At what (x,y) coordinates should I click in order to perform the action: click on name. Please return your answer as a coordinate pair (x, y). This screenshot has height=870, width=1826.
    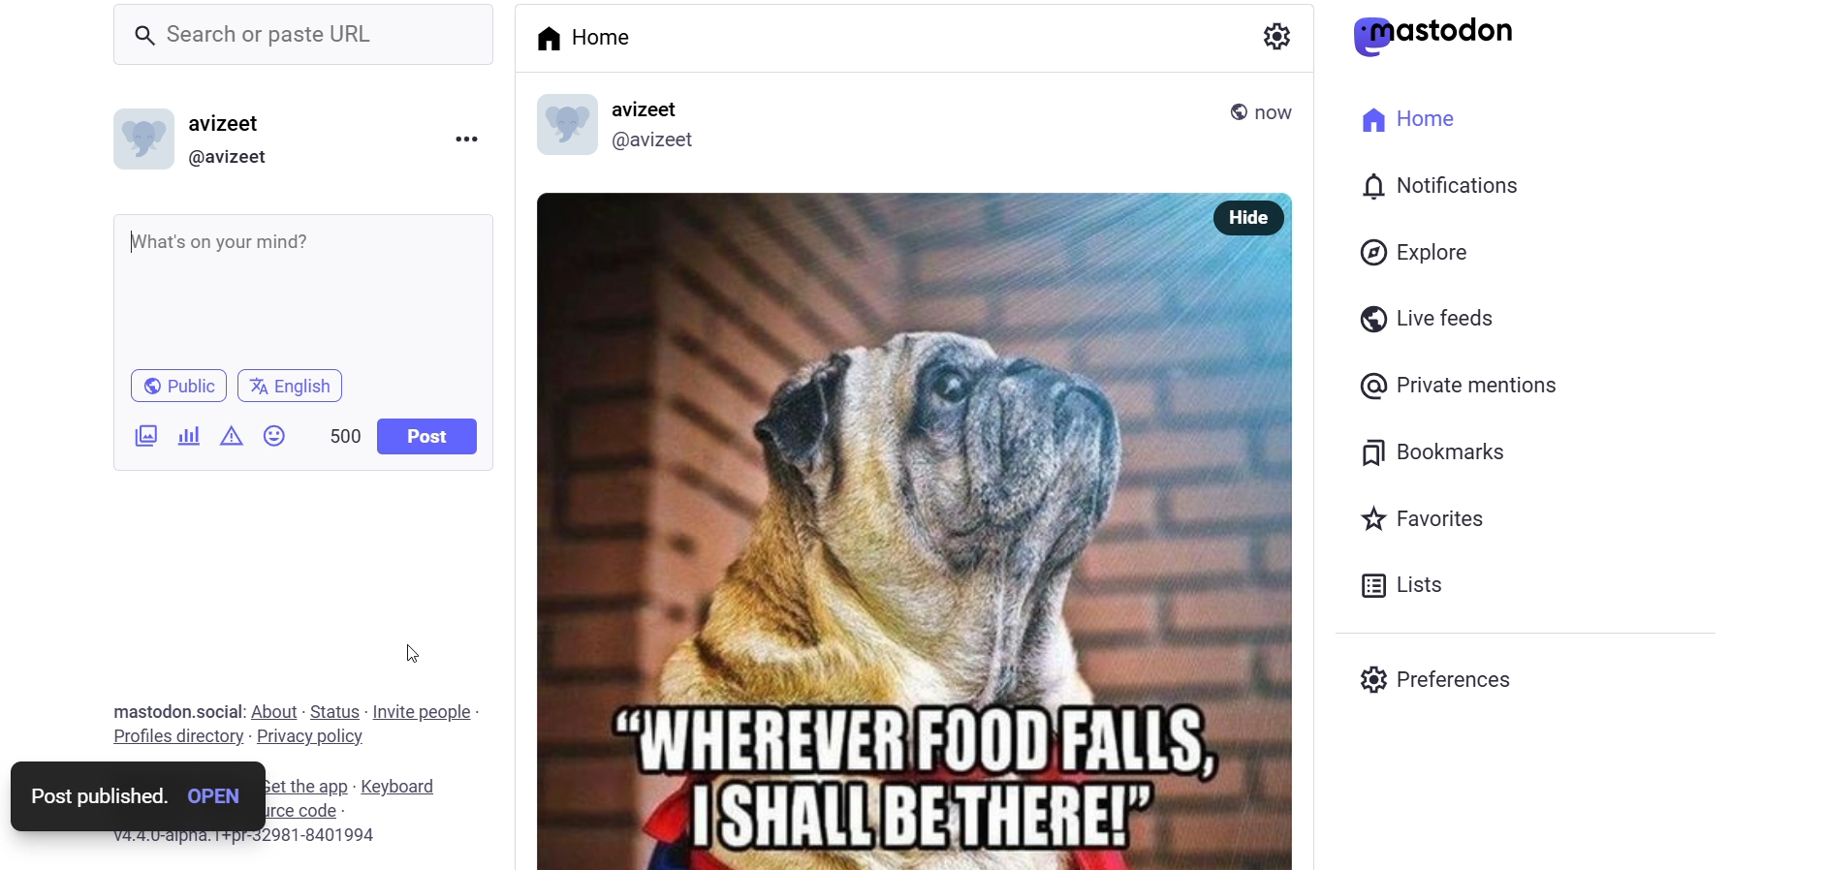
    Looking at the image, I should click on (650, 109).